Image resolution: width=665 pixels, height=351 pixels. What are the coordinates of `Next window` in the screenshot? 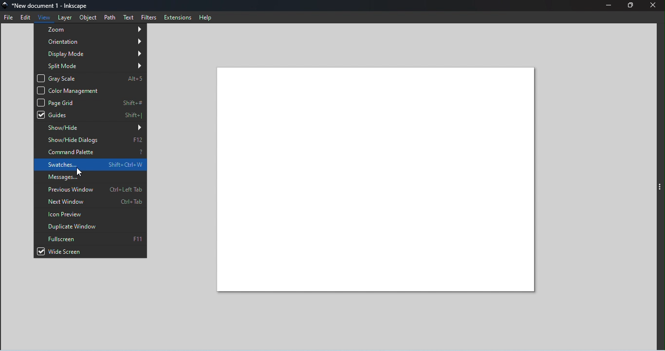 It's located at (92, 201).